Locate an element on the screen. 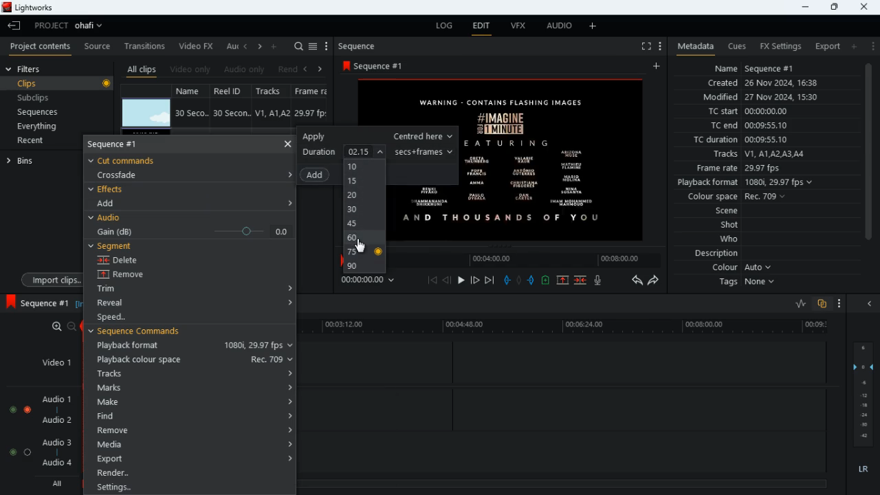  Settings is located at coordinates (191, 486).